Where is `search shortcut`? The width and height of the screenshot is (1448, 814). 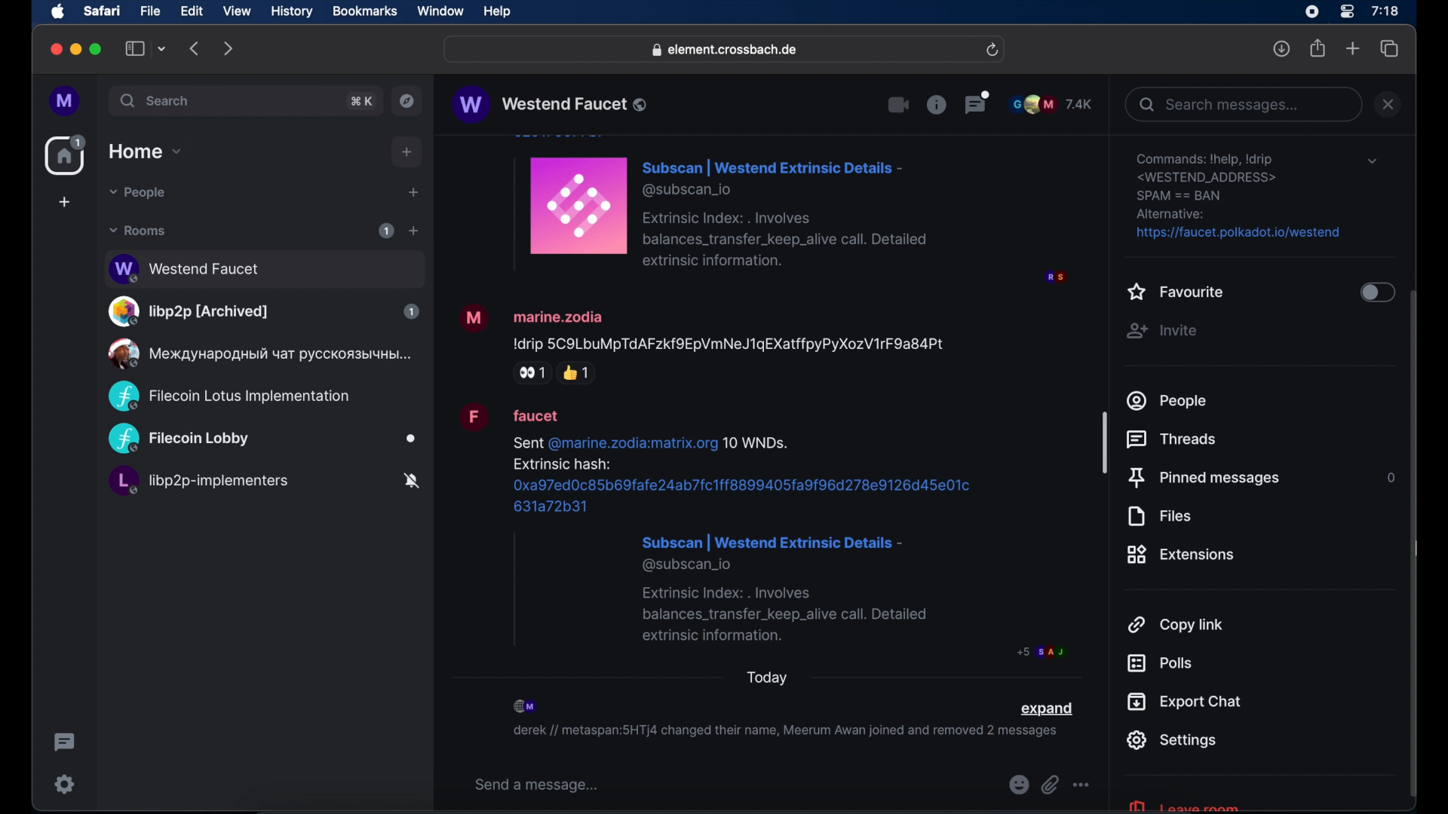
search shortcut is located at coordinates (363, 101).